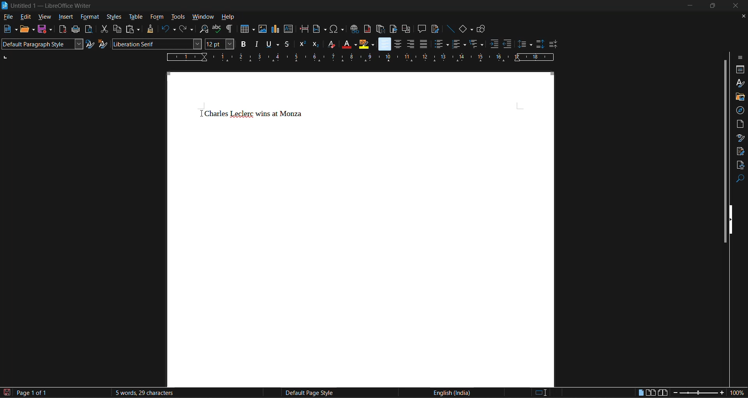 The image size is (748, 398). I want to click on copy, so click(116, 29).